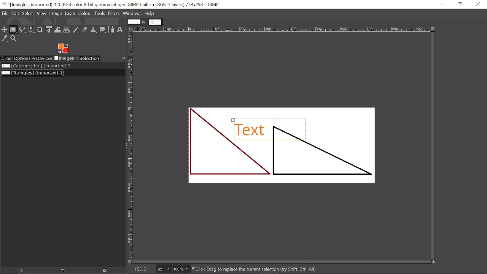 This screenshot has height=274, width=487. What do you see at coordinates (40, 30) in the screenshot?
I see `Crop tool` at bounding box center [40, 30].